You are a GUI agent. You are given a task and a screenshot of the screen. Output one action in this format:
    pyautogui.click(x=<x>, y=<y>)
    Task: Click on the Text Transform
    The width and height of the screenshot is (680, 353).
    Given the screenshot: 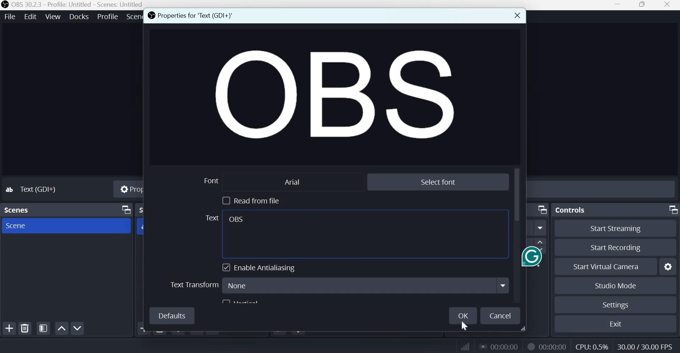 What is the action you would take?
    pyautogui.click(x=194, y=284)
    